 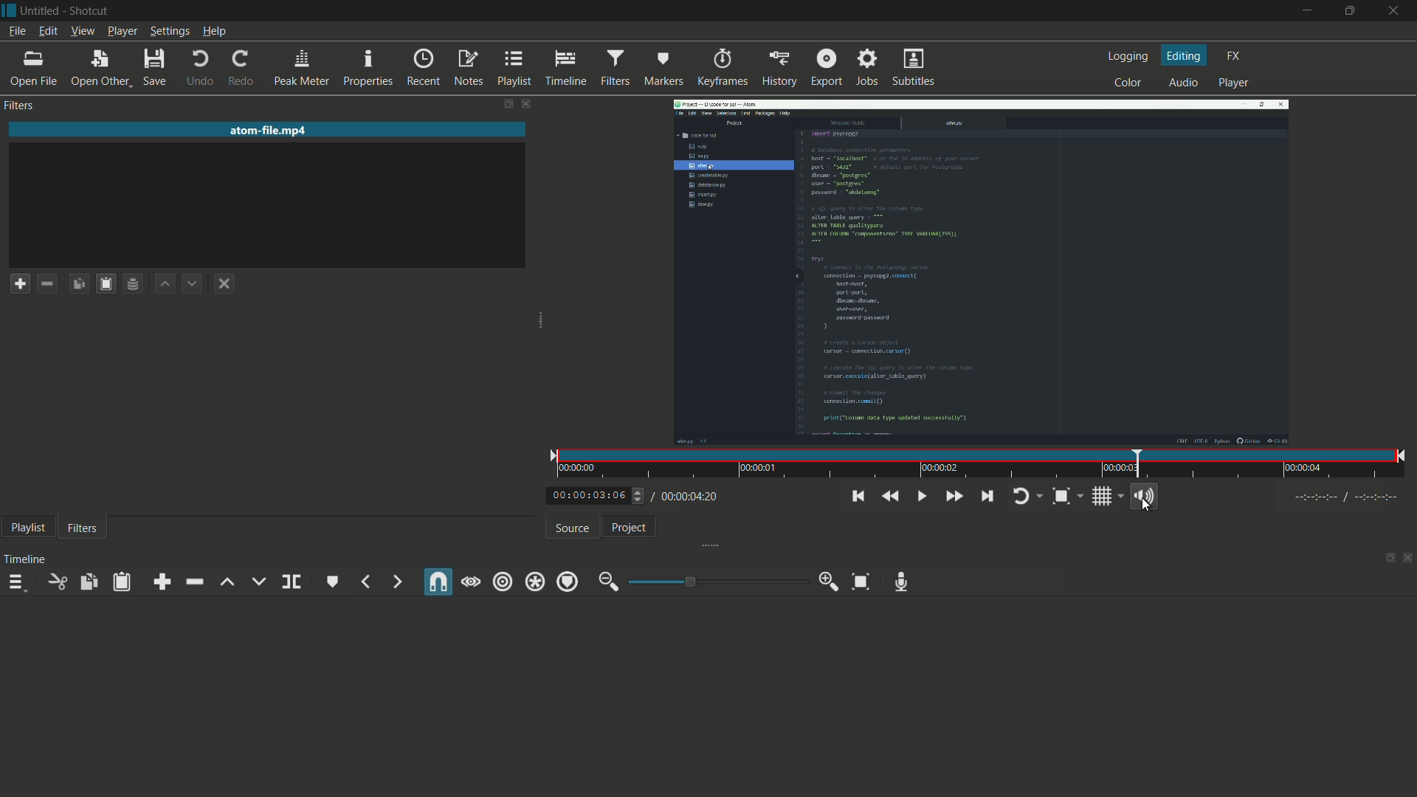 What do you see at coordinates (92, 11) in the screenshot?
I see `Shotcut` at bounding box center [92, 11].